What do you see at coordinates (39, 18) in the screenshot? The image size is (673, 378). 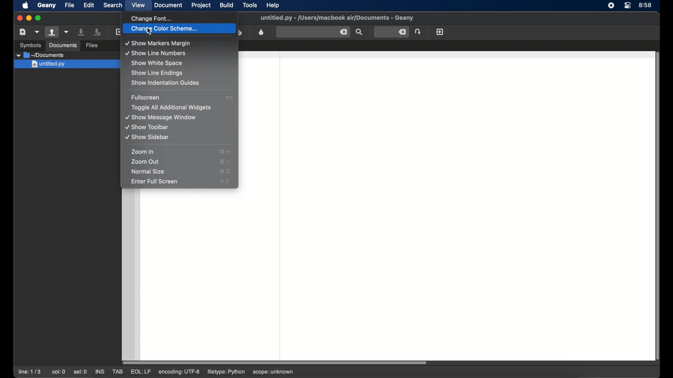 I see `maximize` at bounding box center [39, 18].